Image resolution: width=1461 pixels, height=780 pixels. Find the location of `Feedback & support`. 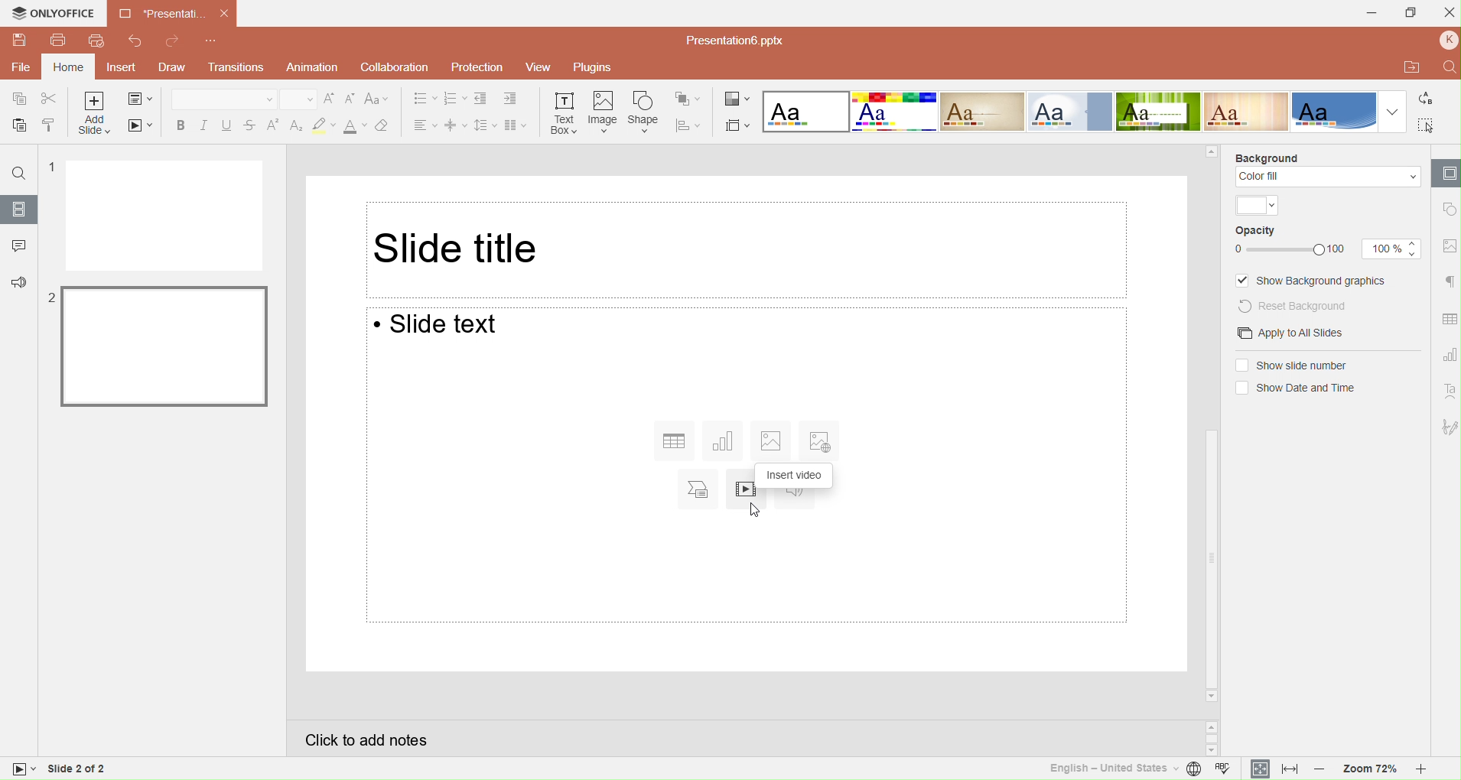

Feedback & support is located at coordinates (18, 282).